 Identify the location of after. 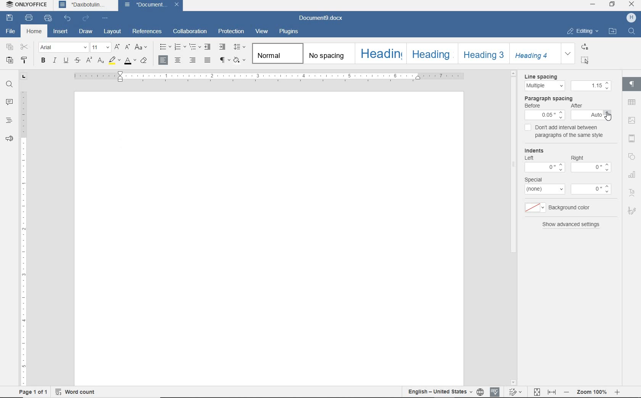
(577, 106).